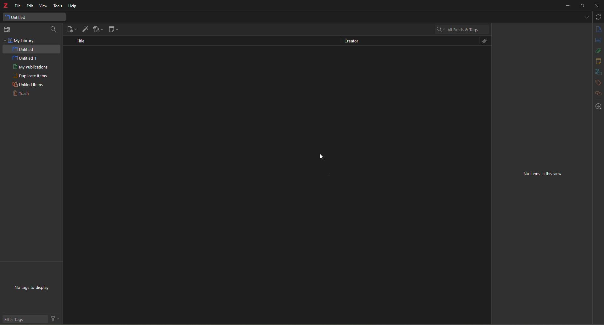  I want to click on duplicate items, so click(29, 76).